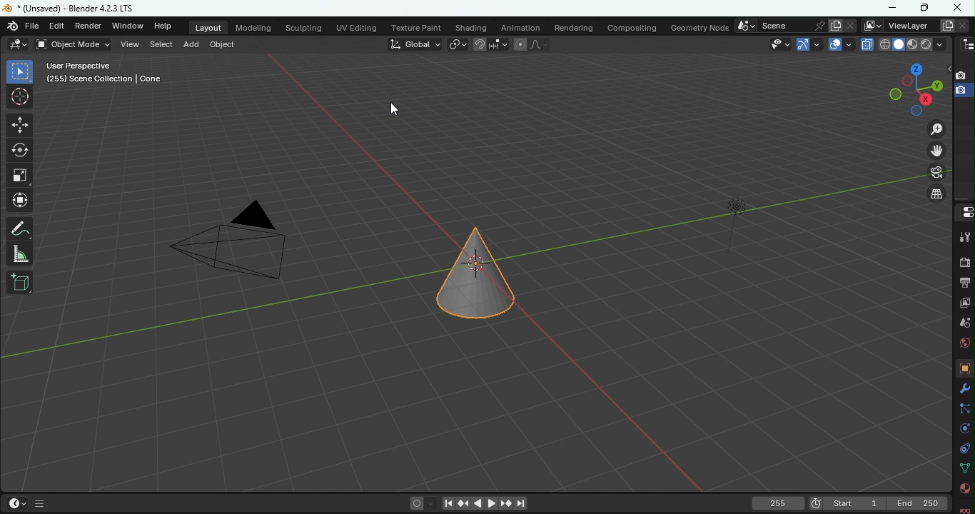  What do you see at coordinates (962, 25) in the screenshot?
I see `Remove view layer` at bounding box center [962, 25].